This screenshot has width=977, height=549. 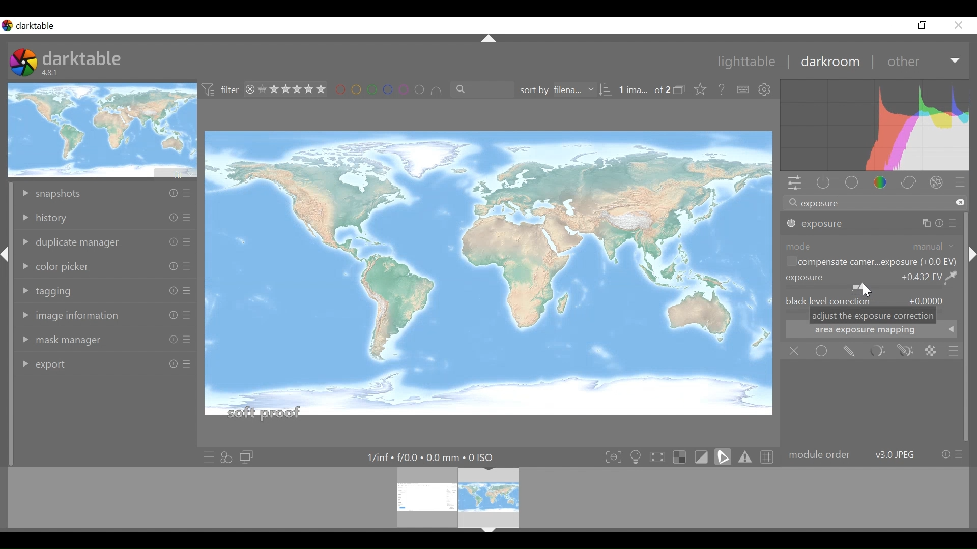 I want to click on , so click(x=185, y=340).